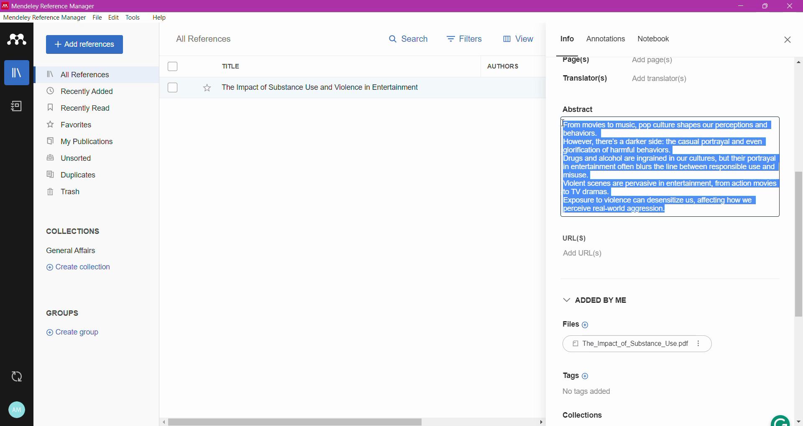 This screenshot has height=426, width=803. Describe the element at coordinates (605, 39) in the screenshot. I see `Annotations` at that location.